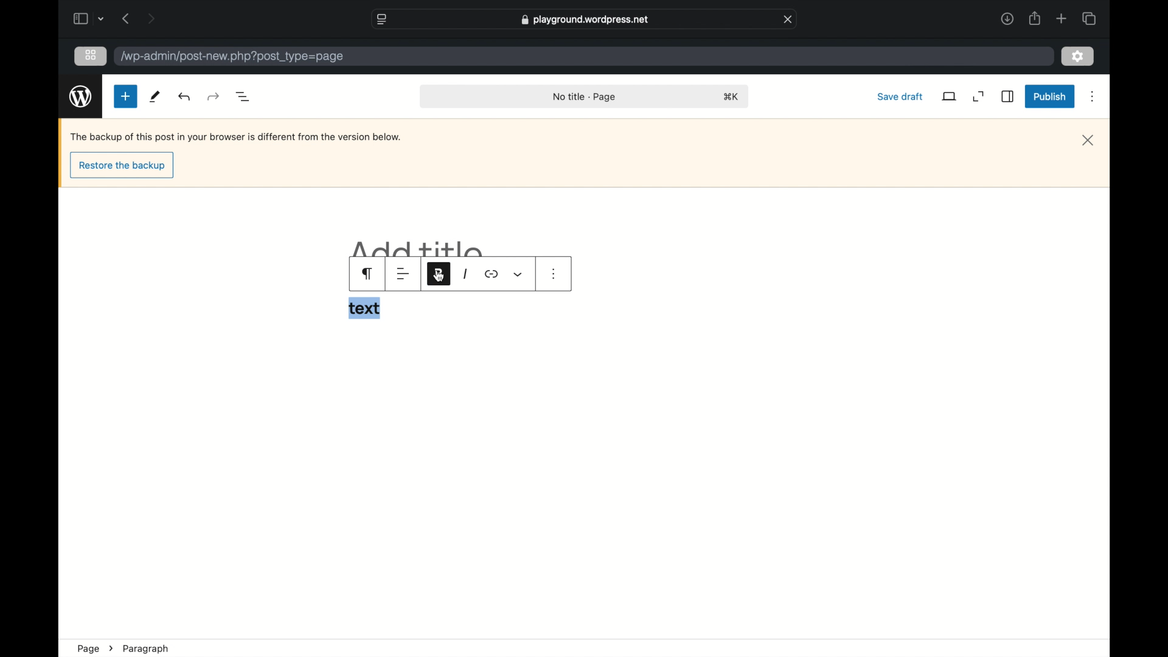 The height and width of the screenshot is (657, 1168). Describe the element at coordinates (151, 18) in the screenshot. I see `next page` at that location.